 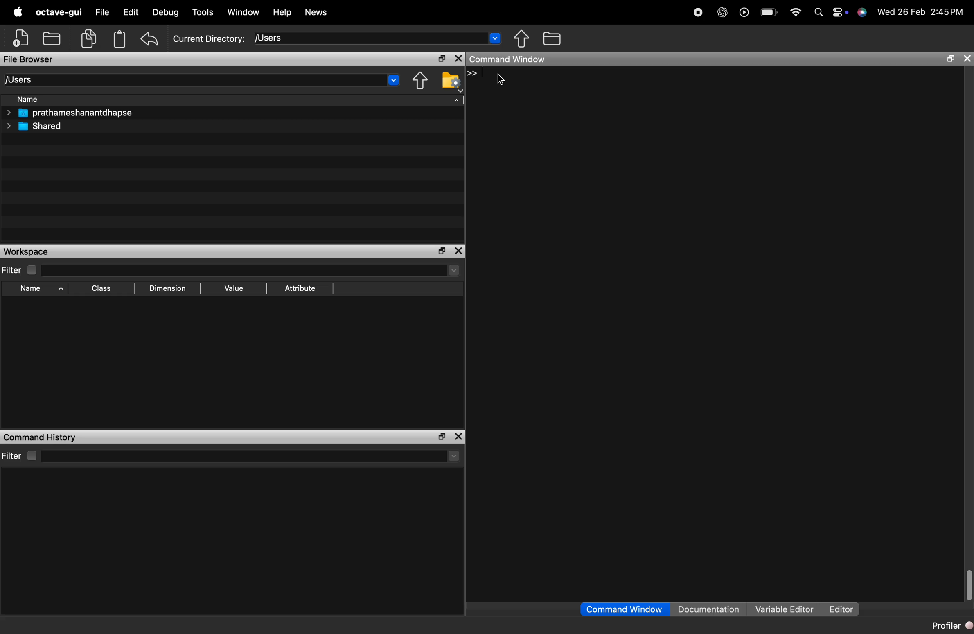 I want to click on close, so click(x=460, y=435).